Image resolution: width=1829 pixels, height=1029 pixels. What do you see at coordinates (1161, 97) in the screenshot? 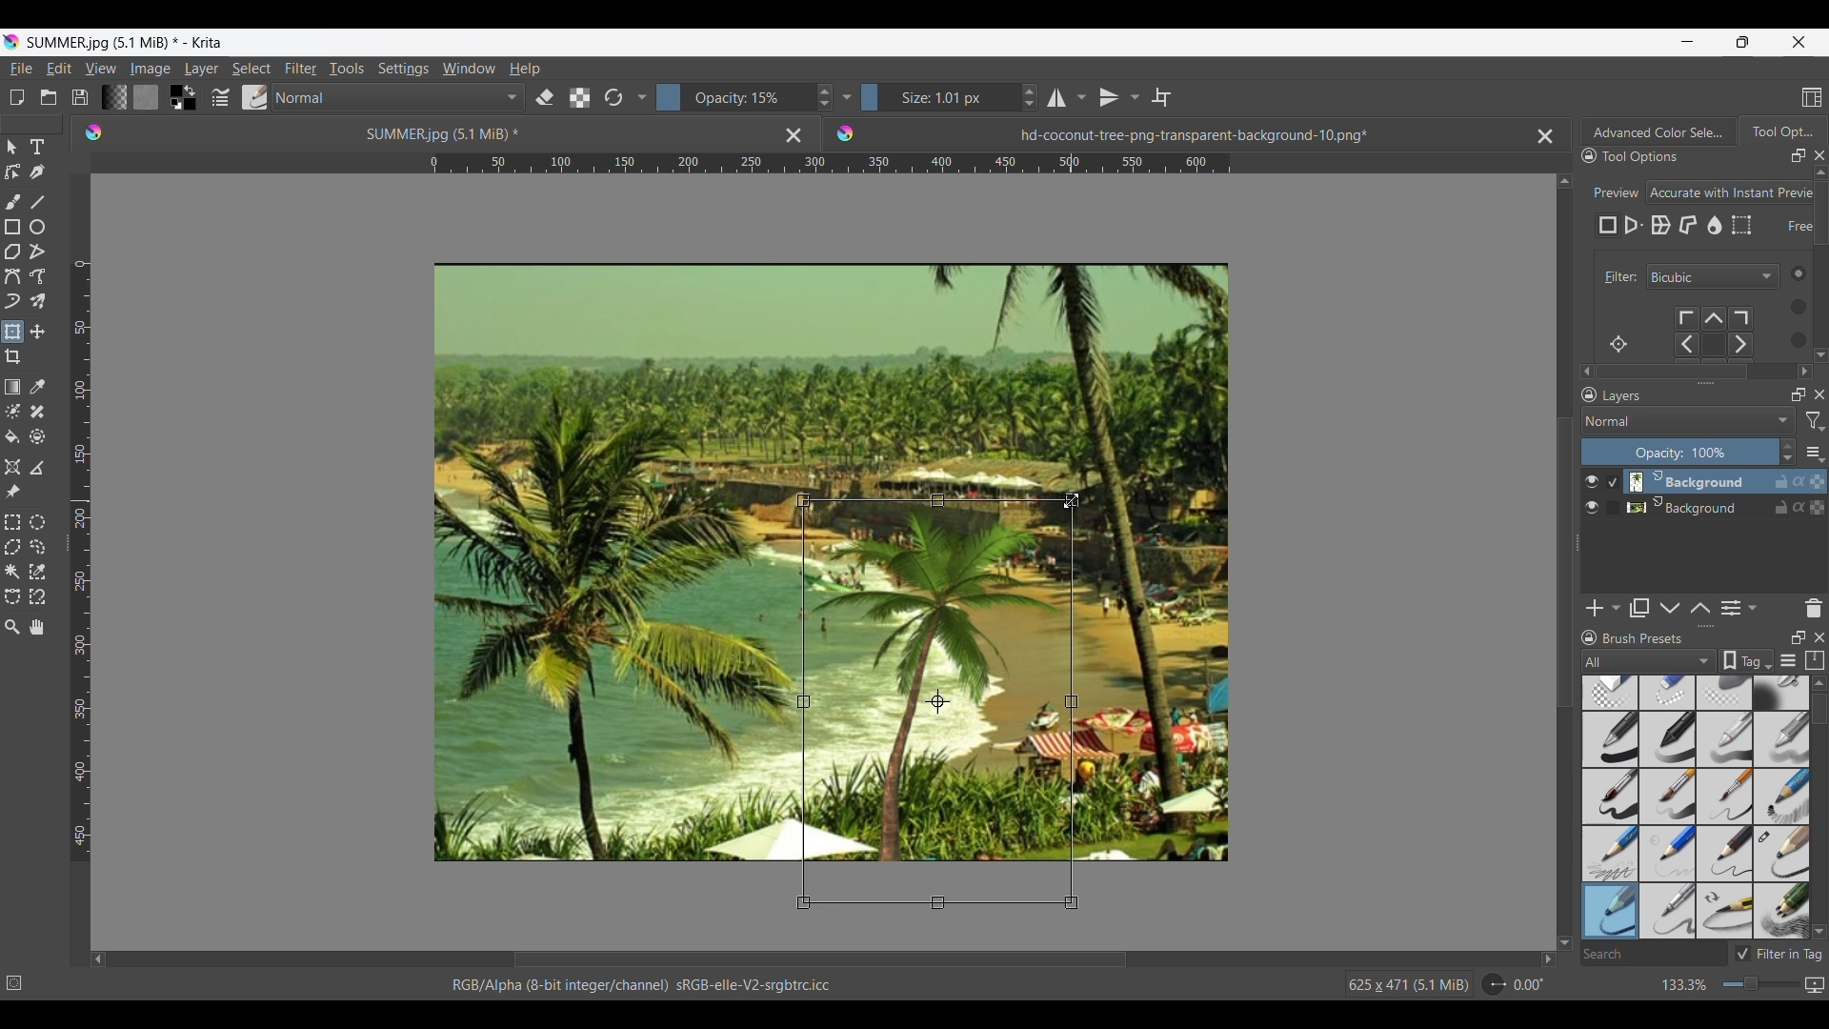
I see `Wrap around mode` at bounding box center [1161, 97].